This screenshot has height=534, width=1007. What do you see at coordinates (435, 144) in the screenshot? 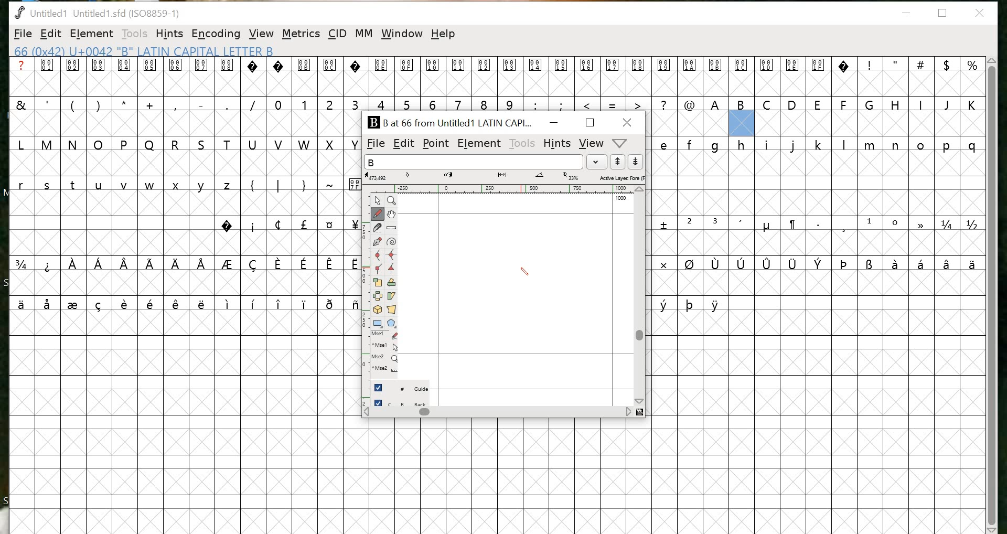
I see `POINT` at bounding box center [435, 144].